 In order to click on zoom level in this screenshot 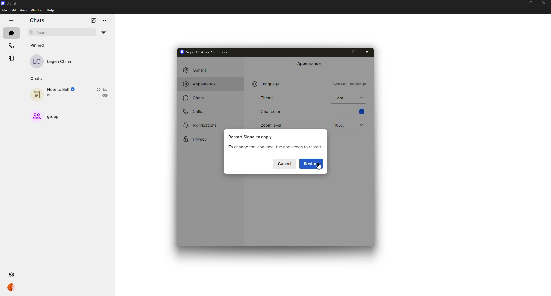, I will do `click(272, 125)`.